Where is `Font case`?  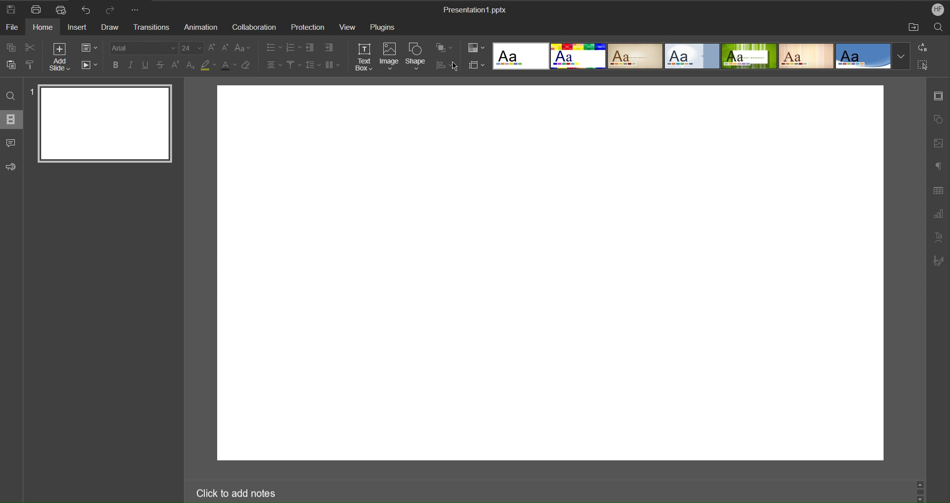
Font case is located at coordinates (243, 48).